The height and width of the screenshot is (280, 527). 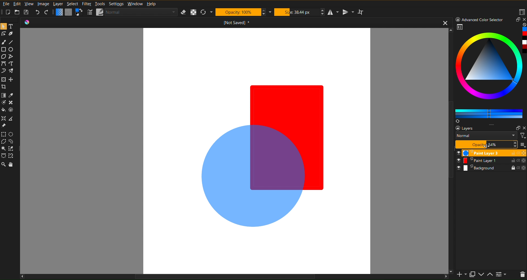 I want to click on Curve Tool, so click(x=4, y=64).